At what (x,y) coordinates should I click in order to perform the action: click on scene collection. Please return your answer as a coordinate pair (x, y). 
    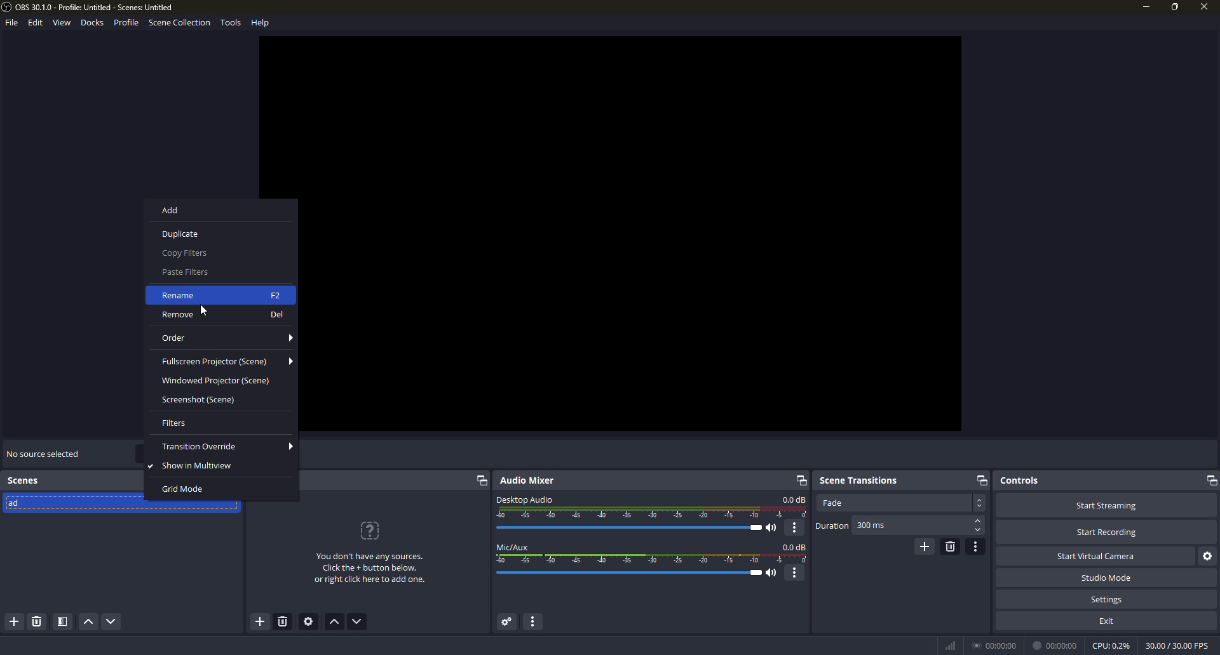
    Looking at the image, I should click on (179, 24).